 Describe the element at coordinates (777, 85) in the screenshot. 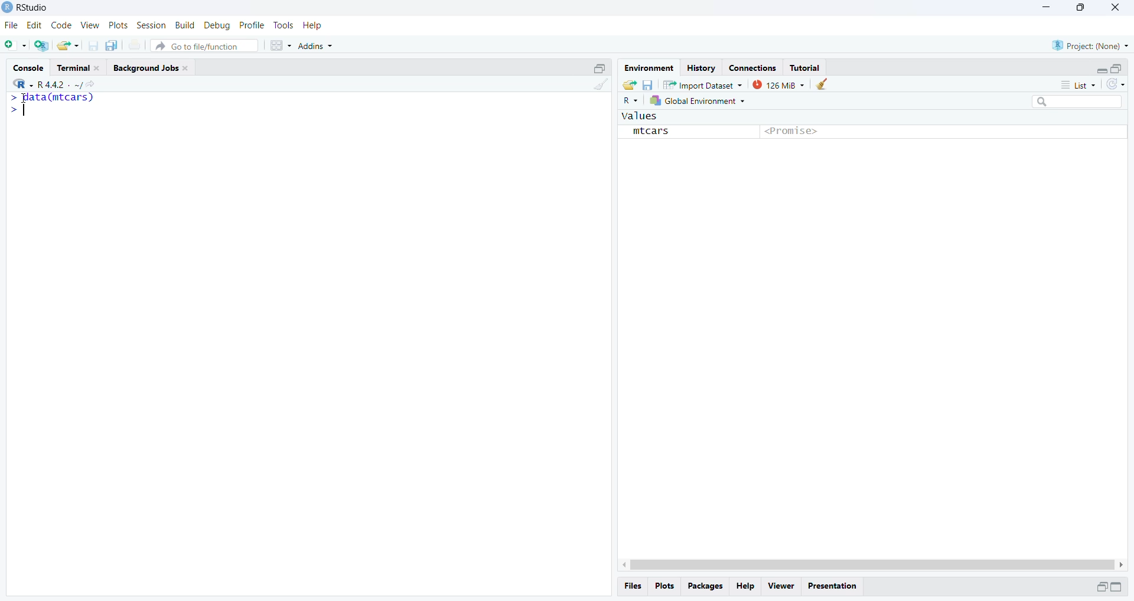

I see `125 MiB` at that location.